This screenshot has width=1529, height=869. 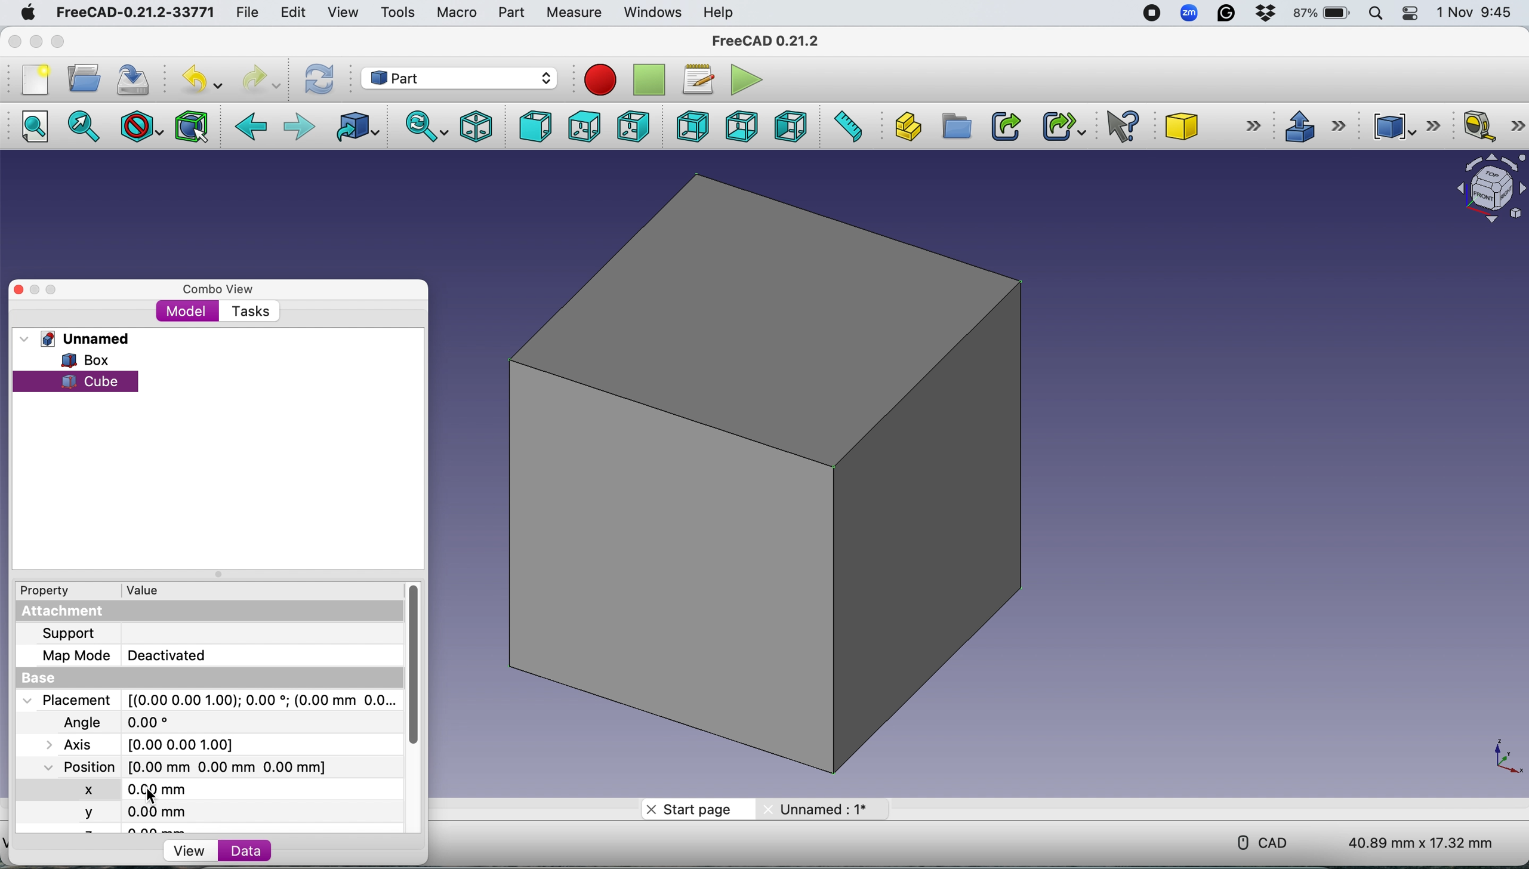 What do you see at coordinates (1379, 13) in the screenshot?
I see `Spotlight search` at bounding box center [1379, 13].